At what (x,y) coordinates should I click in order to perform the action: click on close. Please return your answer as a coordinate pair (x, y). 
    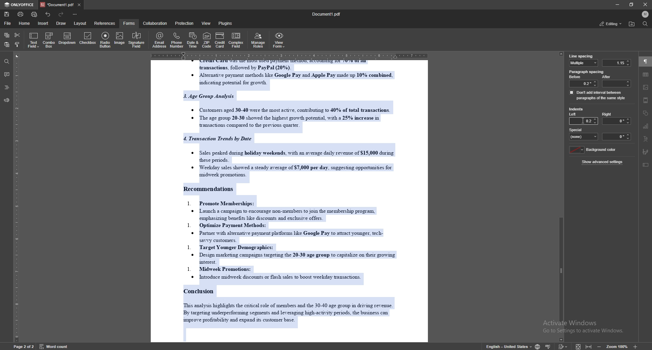
    Looking at the image, I should click on (645, 4).